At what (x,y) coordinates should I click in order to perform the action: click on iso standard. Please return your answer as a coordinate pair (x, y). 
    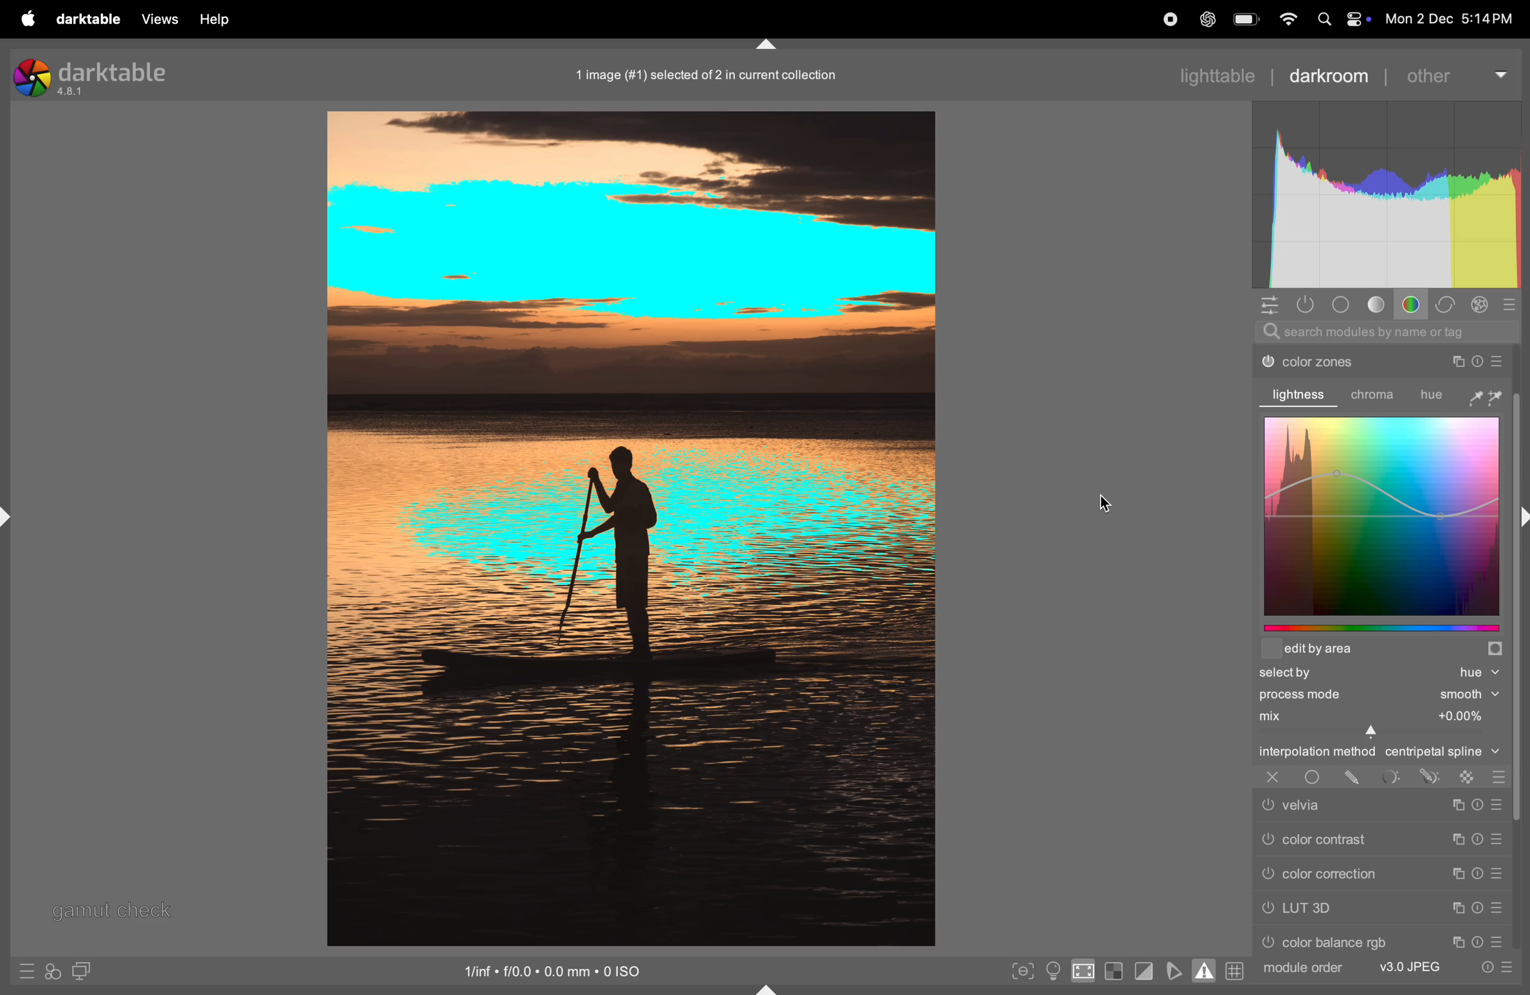
    Looking at the image, I should click on (556, 974).